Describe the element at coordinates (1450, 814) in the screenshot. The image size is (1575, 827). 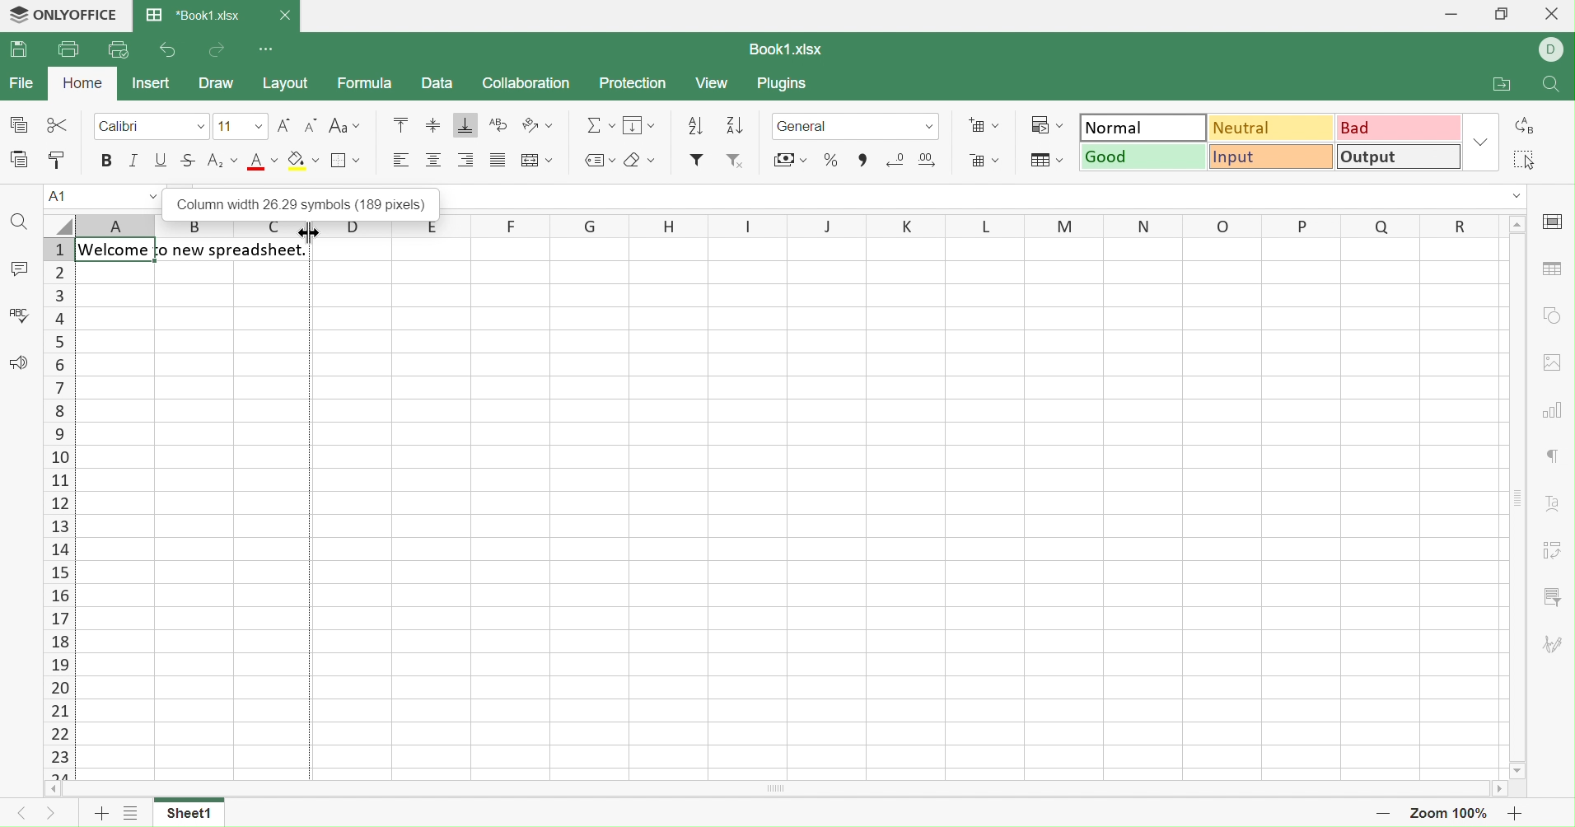
I see `Zoom 100%` at that location.